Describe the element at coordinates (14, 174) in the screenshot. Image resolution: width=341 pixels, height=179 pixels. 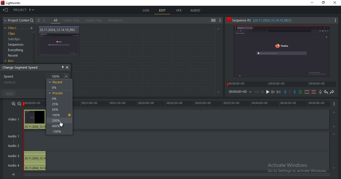
I see `all` at that location.